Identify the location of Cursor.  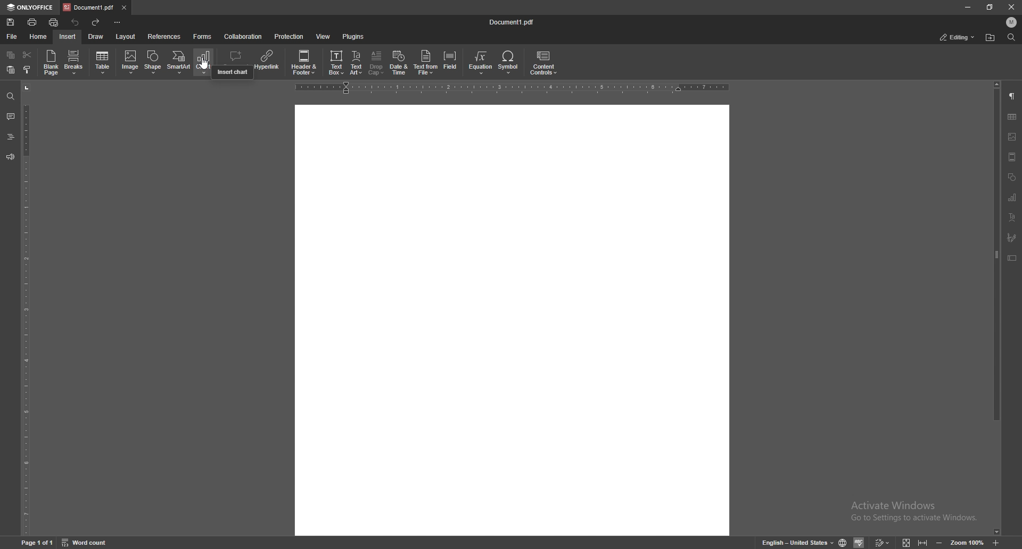
(202, 64).